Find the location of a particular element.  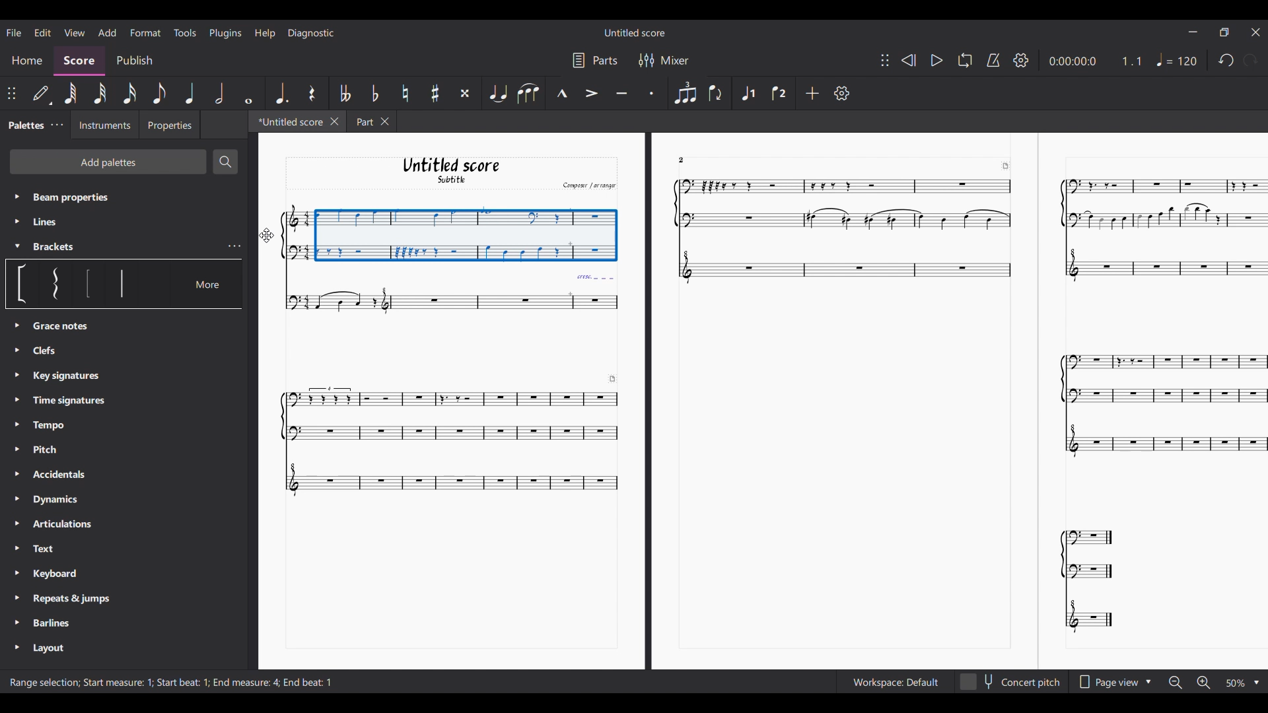

Clefs is located at coordinates (59, 327).